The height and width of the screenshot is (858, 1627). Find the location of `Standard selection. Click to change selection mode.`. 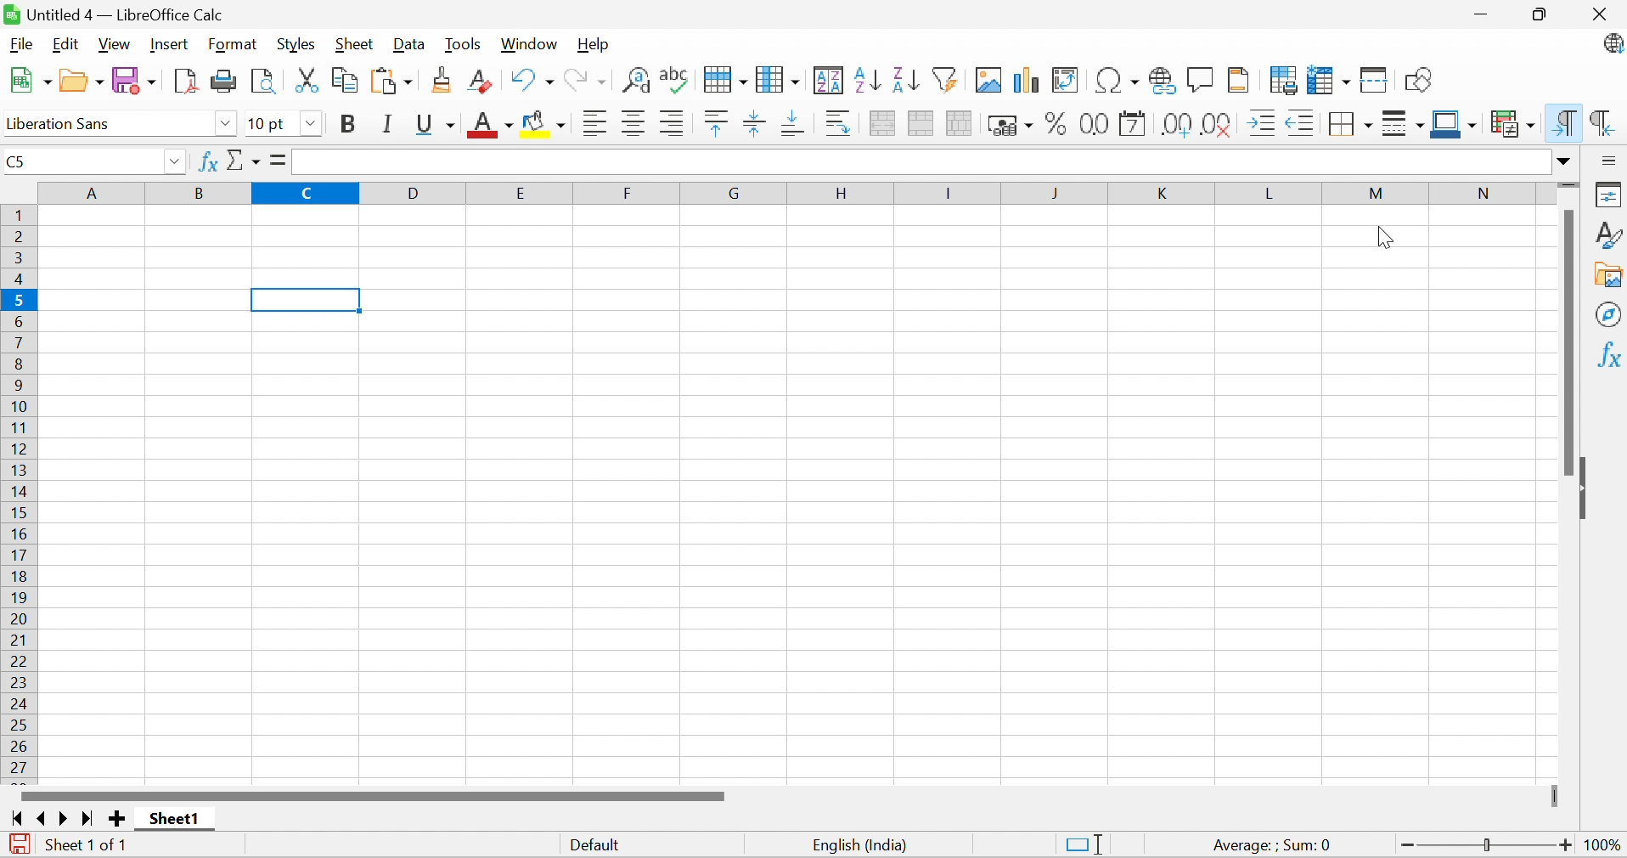

Standard selection. Click to change selection mode. is located at coordinates (1084, 844).